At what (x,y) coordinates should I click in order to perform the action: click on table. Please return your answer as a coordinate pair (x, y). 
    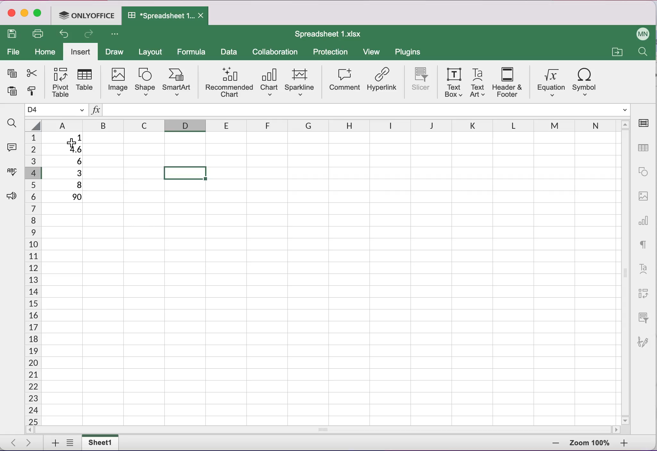
    Looking at the image, I should click on (87, 82).